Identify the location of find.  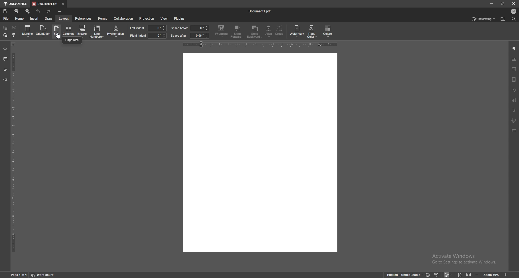
(514, 19).